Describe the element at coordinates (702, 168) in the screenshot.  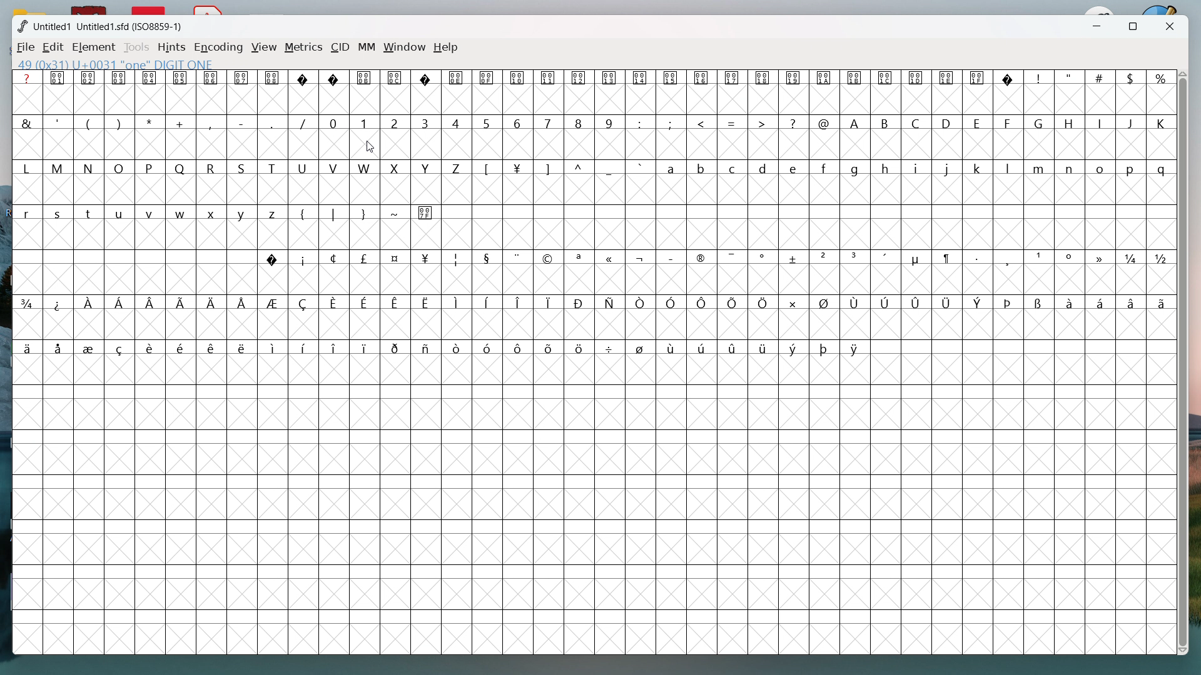
I see `b` at that location.